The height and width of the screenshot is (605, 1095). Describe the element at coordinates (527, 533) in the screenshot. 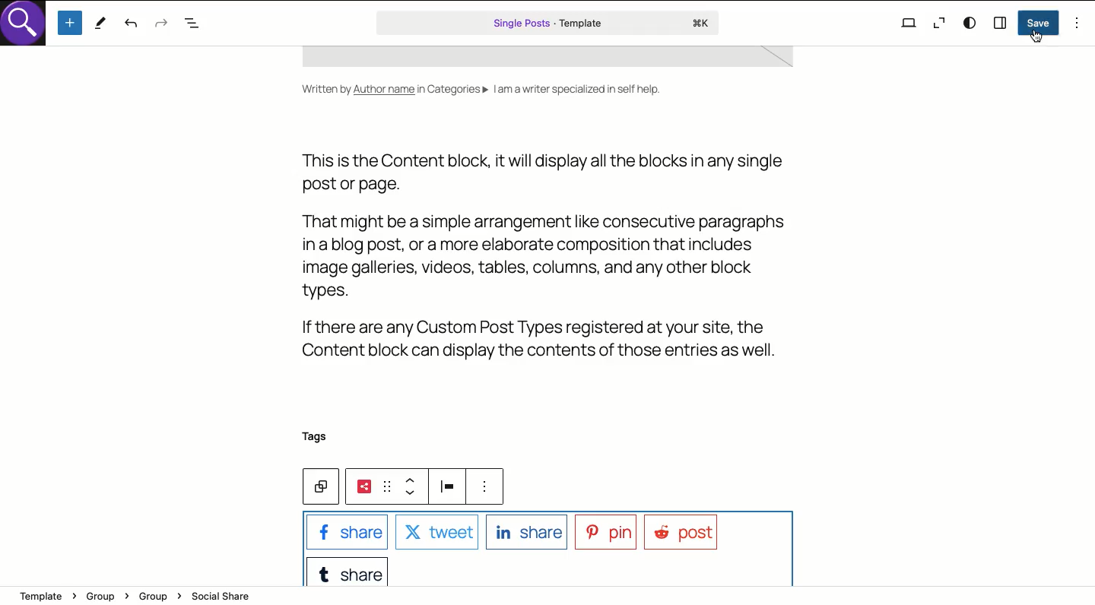

I see `Linkedin` at that location.